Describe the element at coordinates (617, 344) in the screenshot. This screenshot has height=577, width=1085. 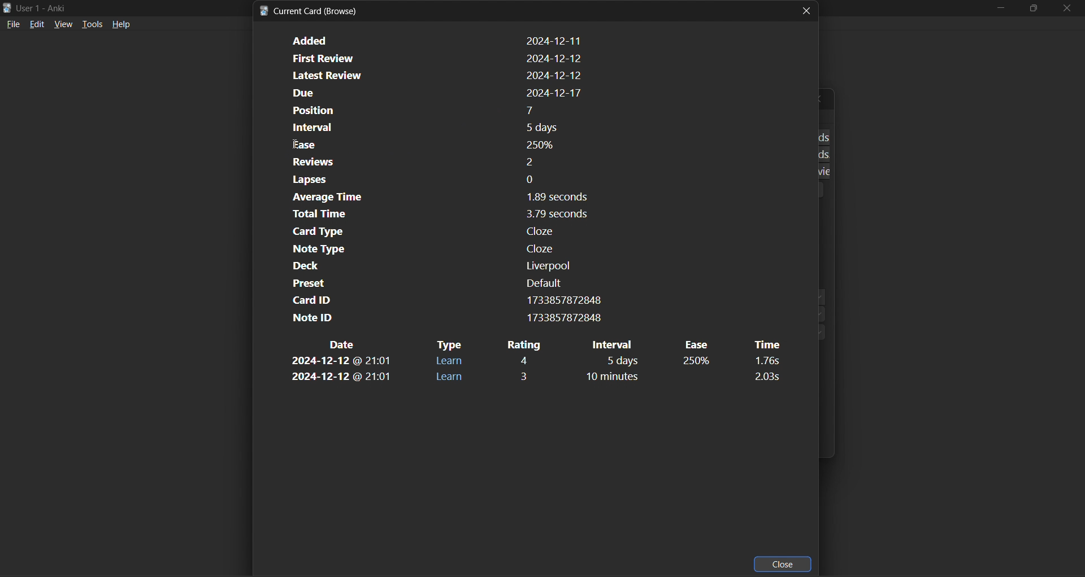
I see `interval` at that location.